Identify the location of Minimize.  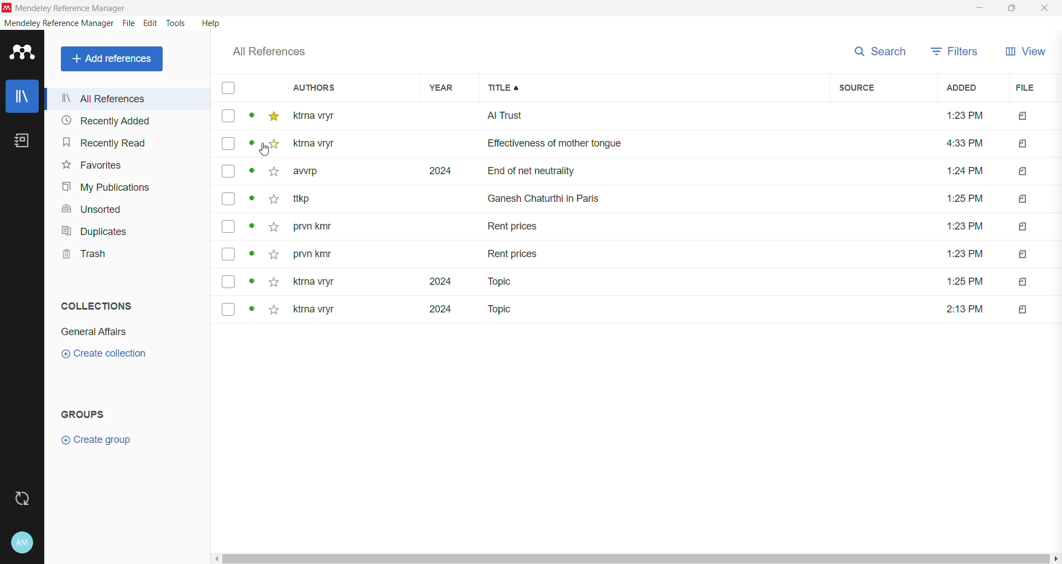
(980, 8).